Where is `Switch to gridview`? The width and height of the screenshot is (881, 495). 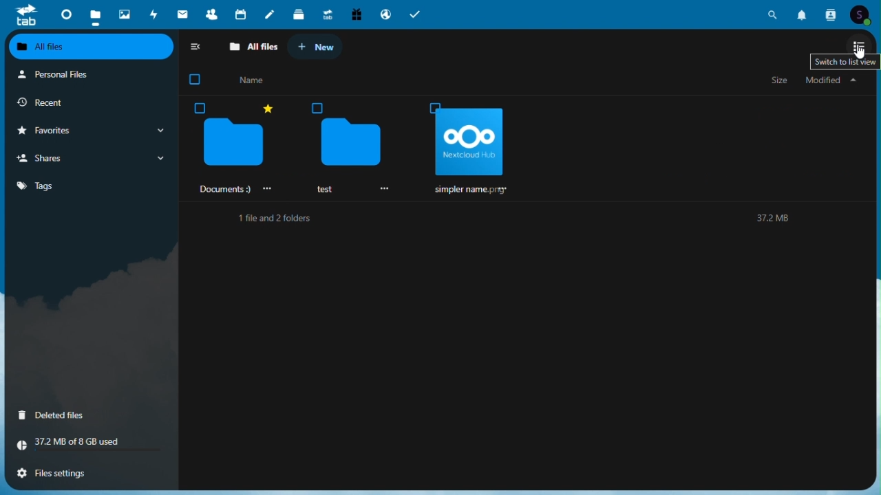 Switch to gridview is located at coordinates (860, 49).